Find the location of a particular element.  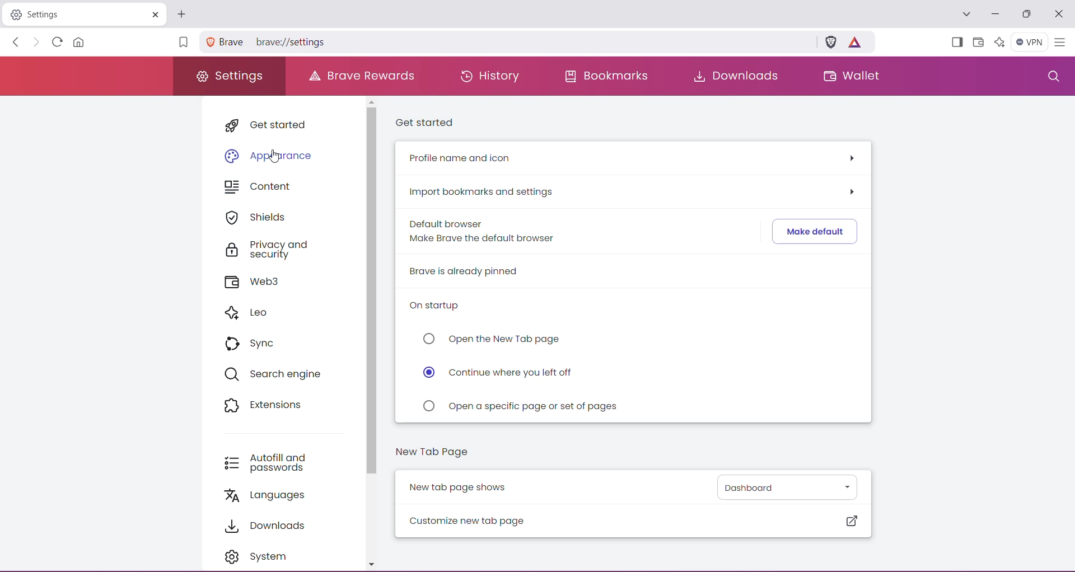

Downloads is located at coordinates (732, 76).